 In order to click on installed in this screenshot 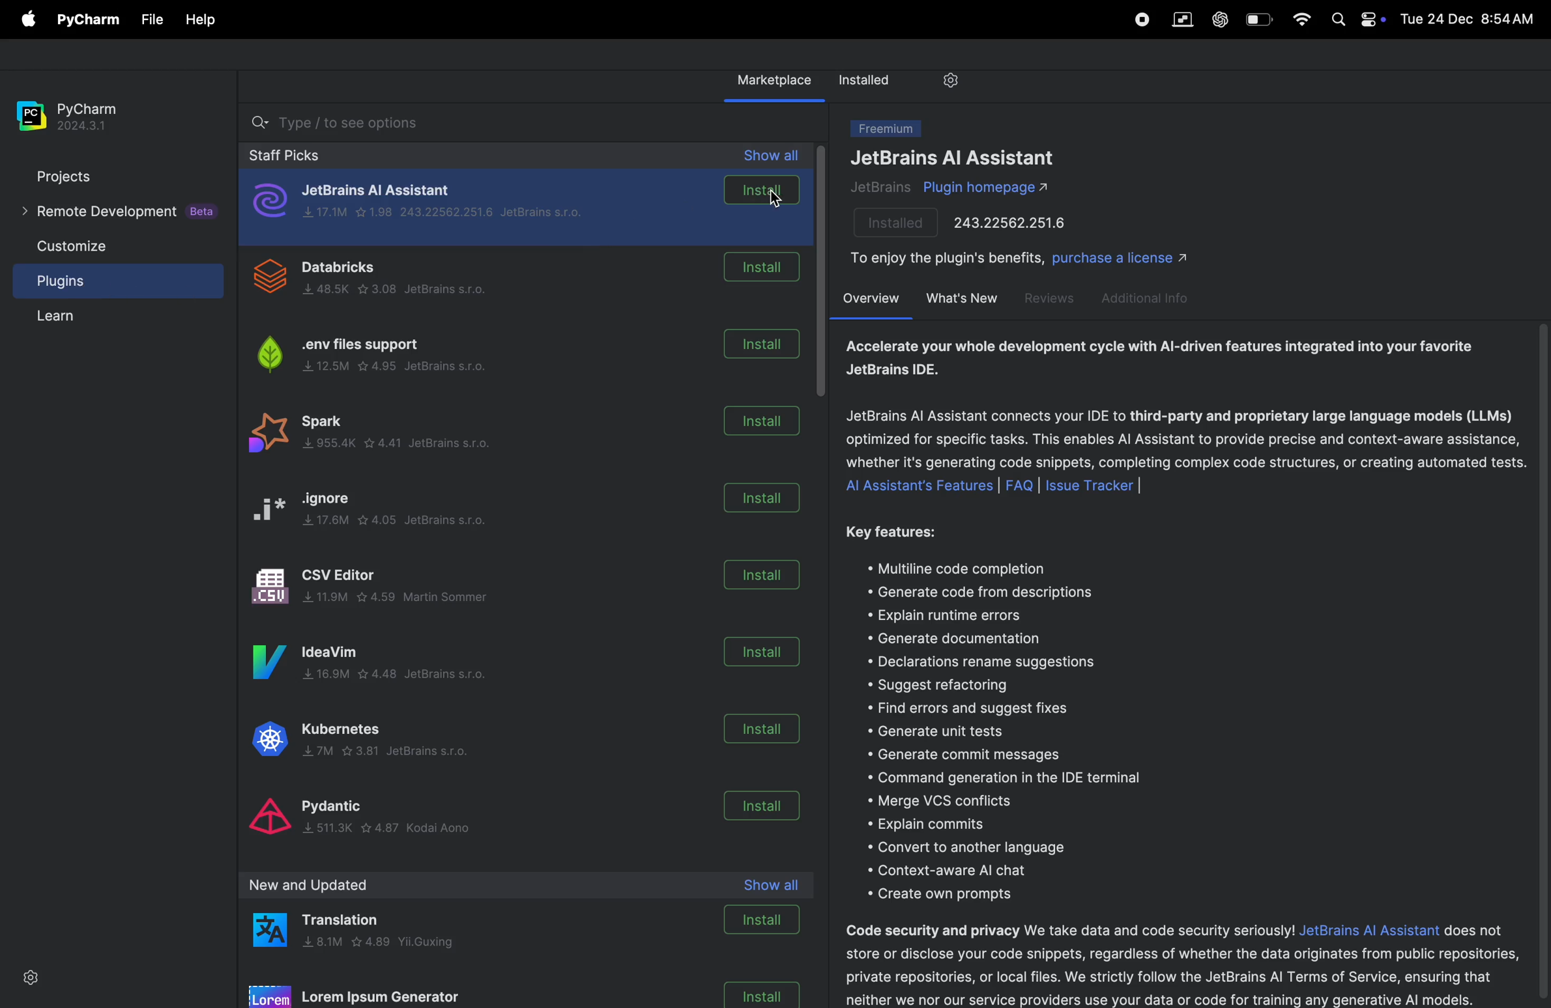, I will do `click(895, 221)`.